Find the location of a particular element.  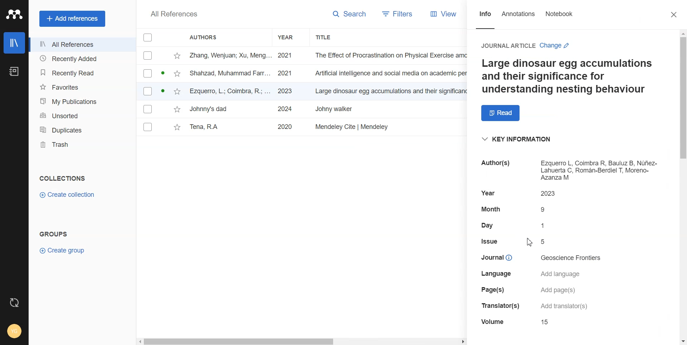

Text is located at coordinates (176, 14).